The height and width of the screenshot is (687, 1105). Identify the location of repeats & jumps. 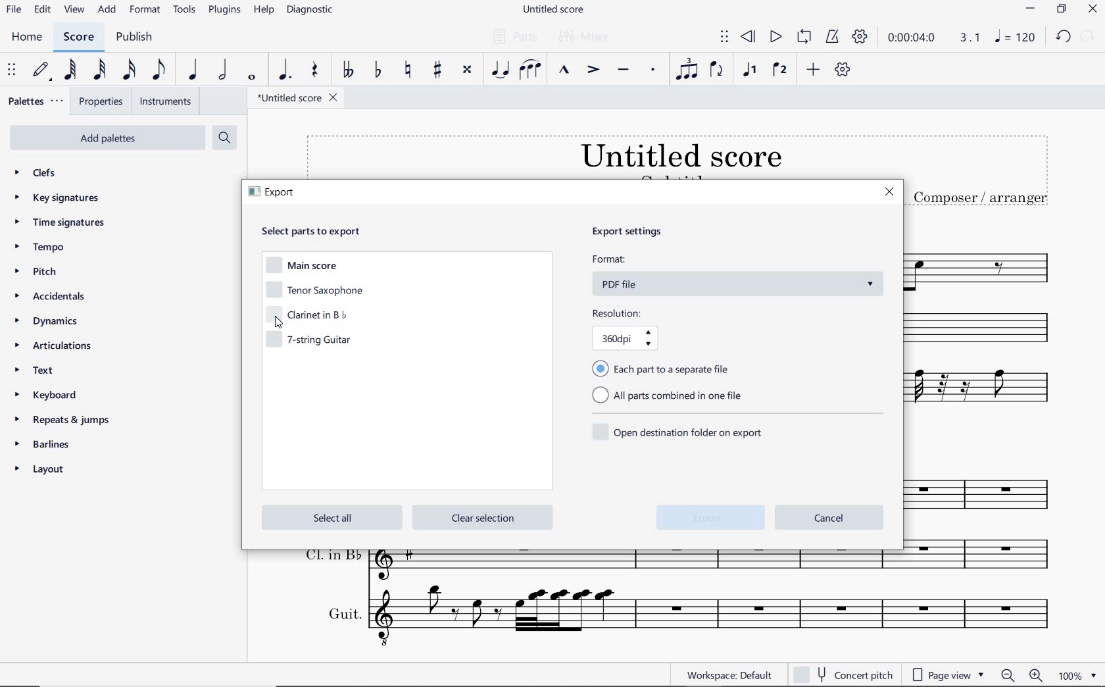
(65, 420).